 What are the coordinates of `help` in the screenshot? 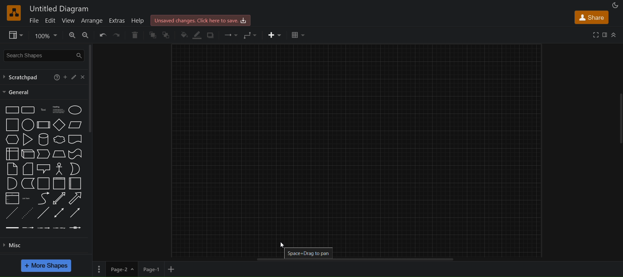 It's located at (55, 77).